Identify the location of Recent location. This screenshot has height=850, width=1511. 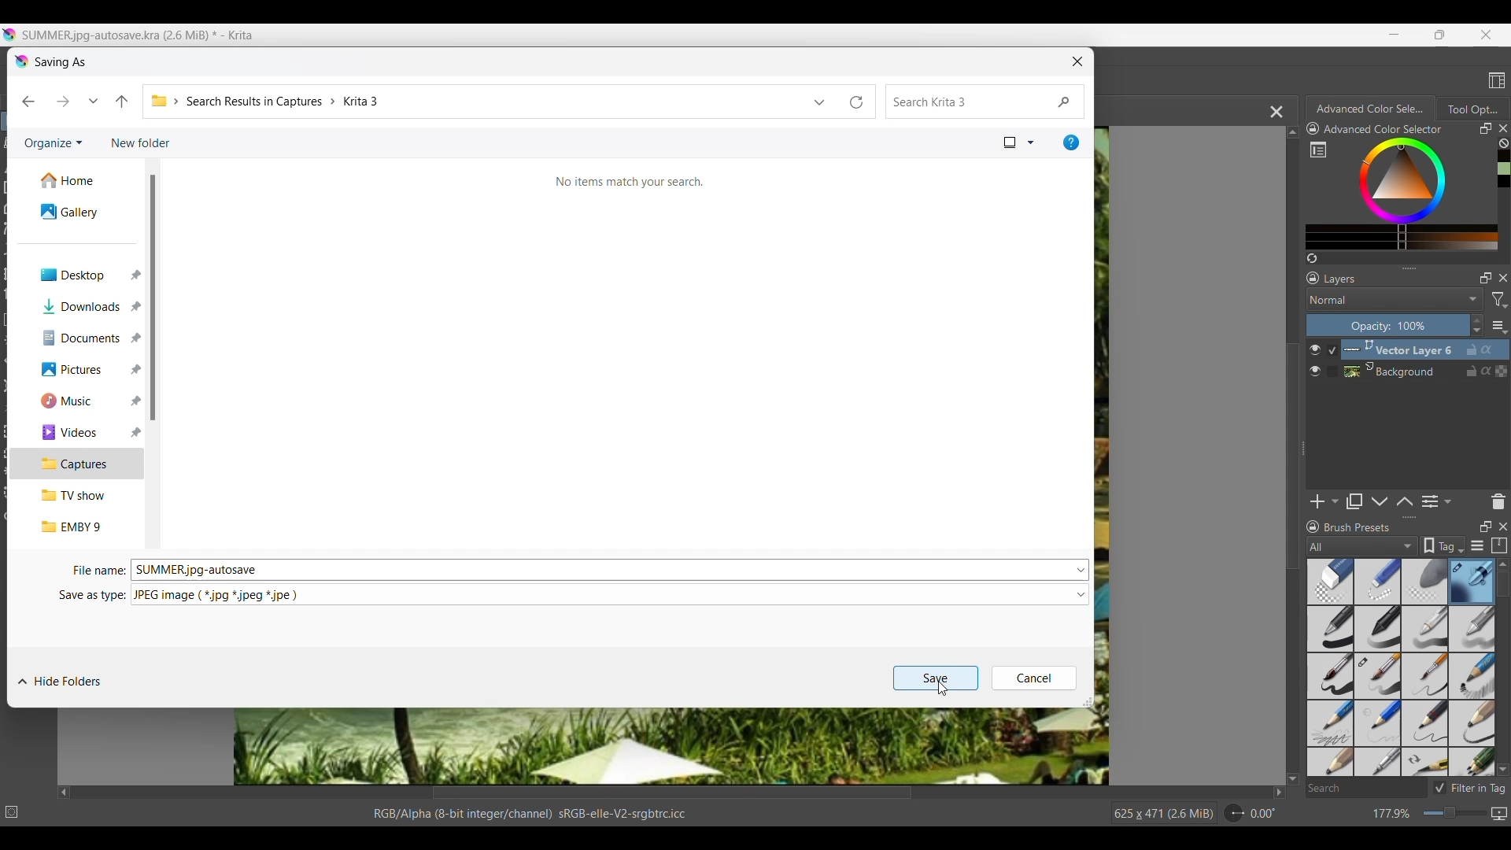
(94, 101).